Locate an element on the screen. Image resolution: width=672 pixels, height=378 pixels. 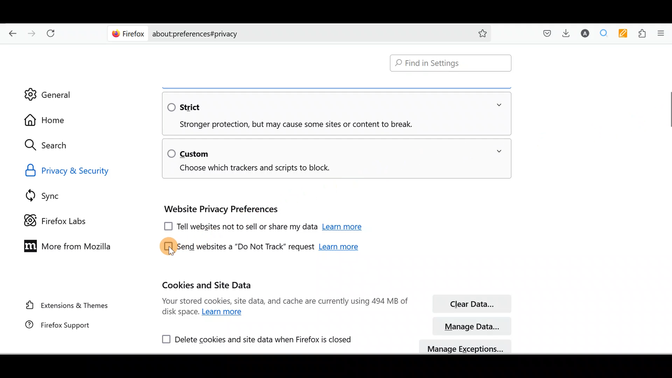
General is located at coordinates (57, 93).